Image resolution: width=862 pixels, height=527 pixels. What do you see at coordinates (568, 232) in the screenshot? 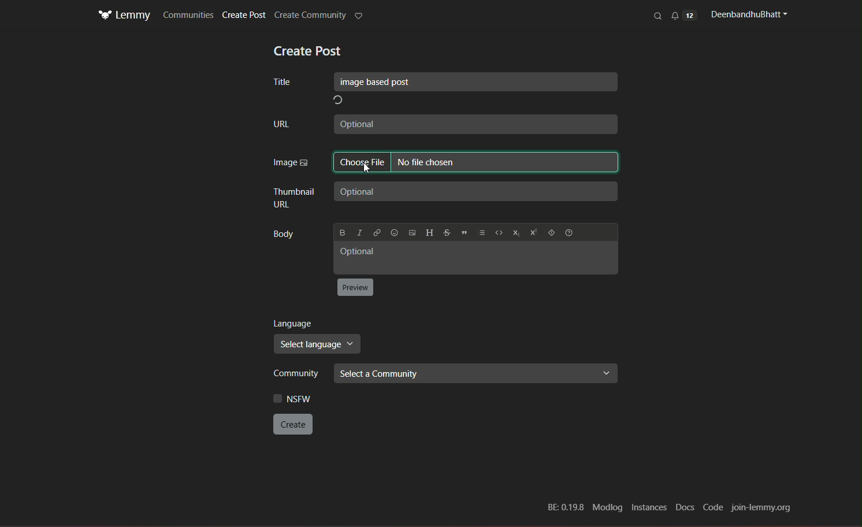
I see `spoiler` at bounding box center [568, 232].